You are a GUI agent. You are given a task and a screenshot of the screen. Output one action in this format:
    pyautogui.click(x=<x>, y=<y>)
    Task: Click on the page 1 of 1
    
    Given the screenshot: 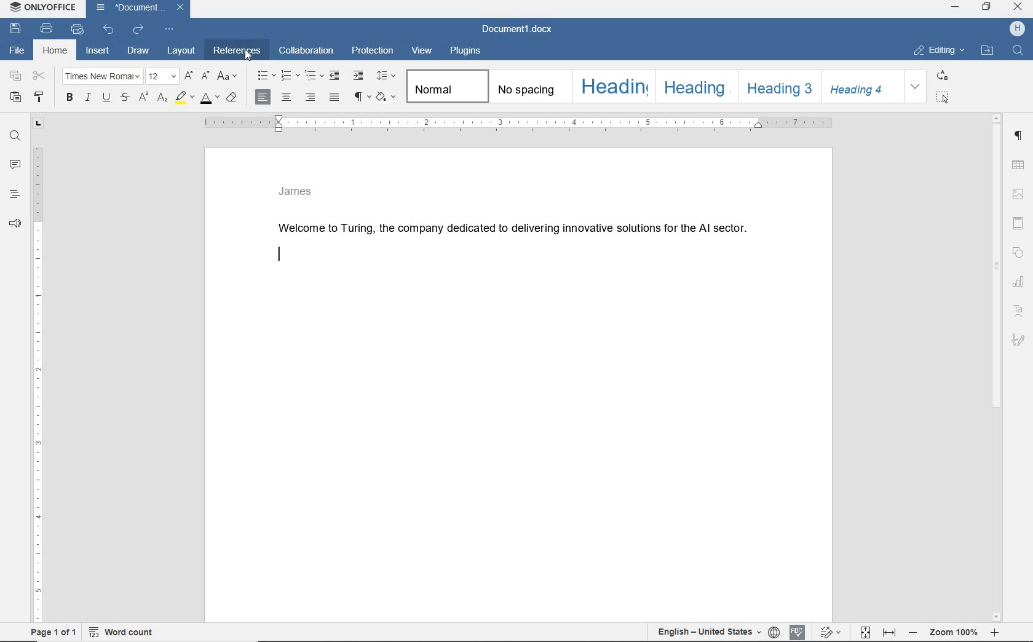 What is the action you would take?
    pyautogui.click(x=52, y=633)
    